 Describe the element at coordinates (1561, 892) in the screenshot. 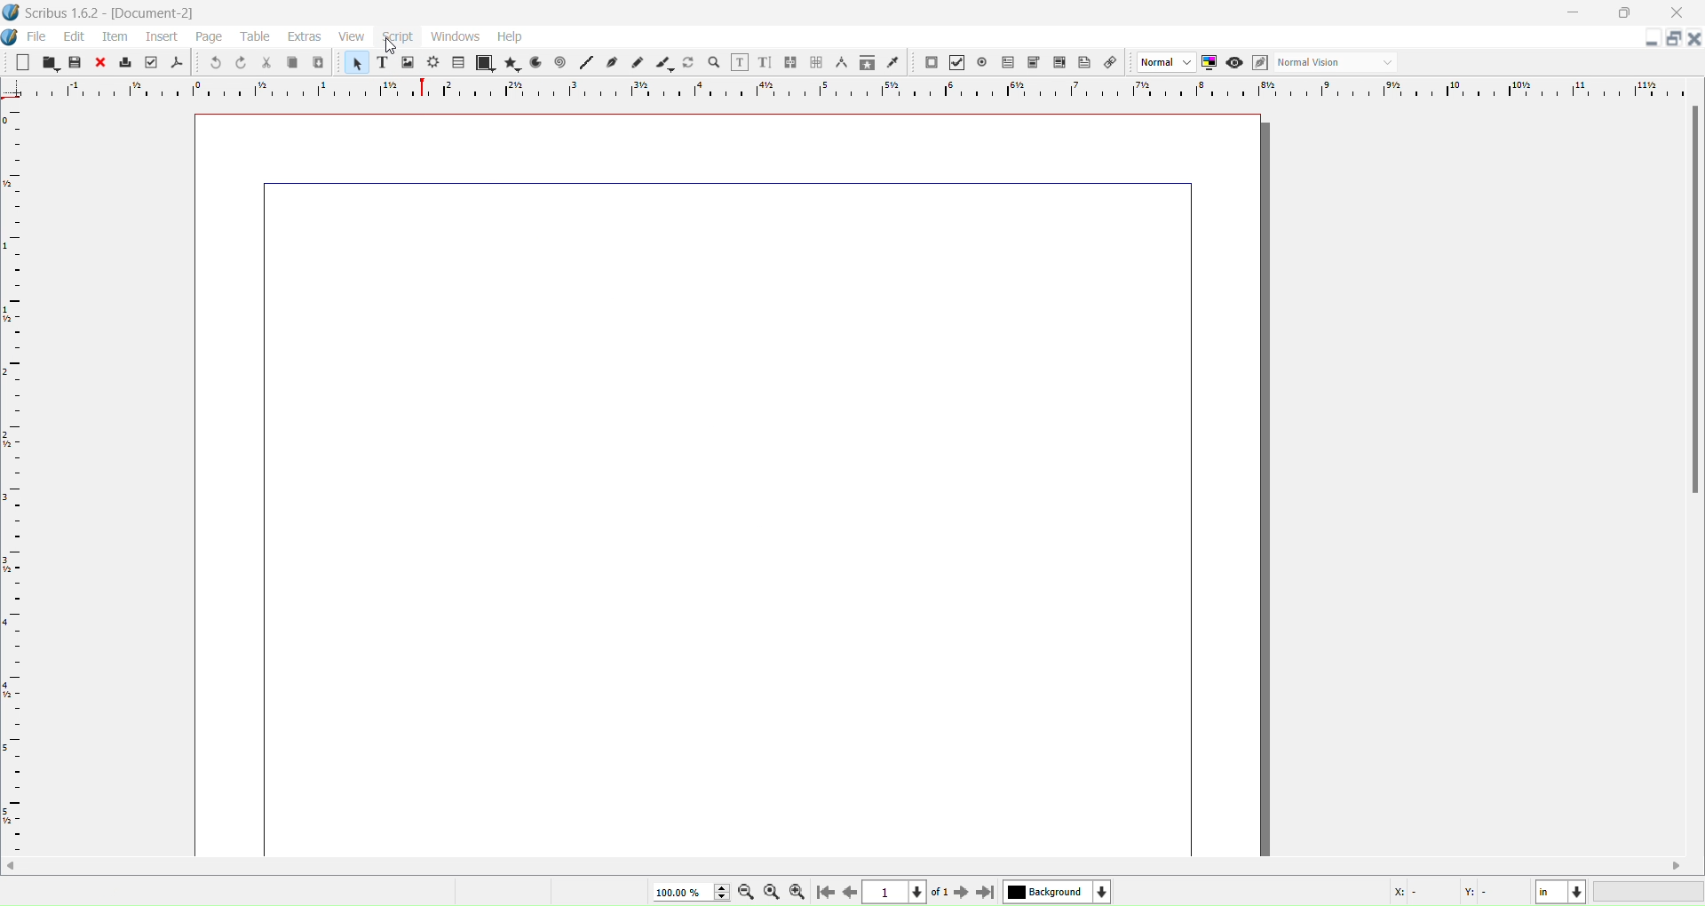

I see `Select the current unit` at that location.